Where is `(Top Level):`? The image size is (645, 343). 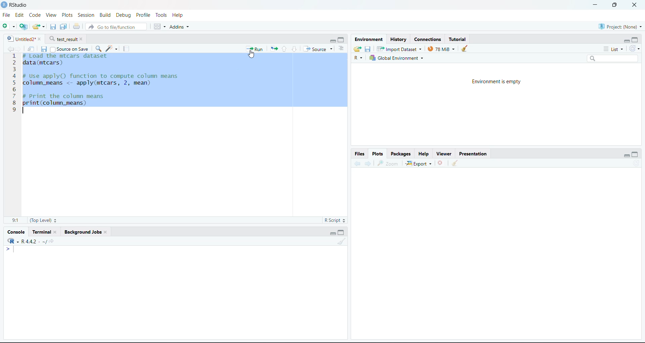 (Top Level): is located at coordinates (44, 220).